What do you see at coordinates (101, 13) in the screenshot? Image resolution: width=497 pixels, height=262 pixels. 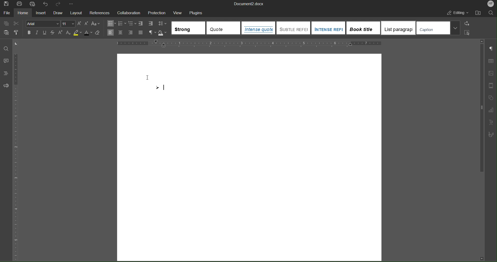 I see `References` at bounding box center [101, 13].